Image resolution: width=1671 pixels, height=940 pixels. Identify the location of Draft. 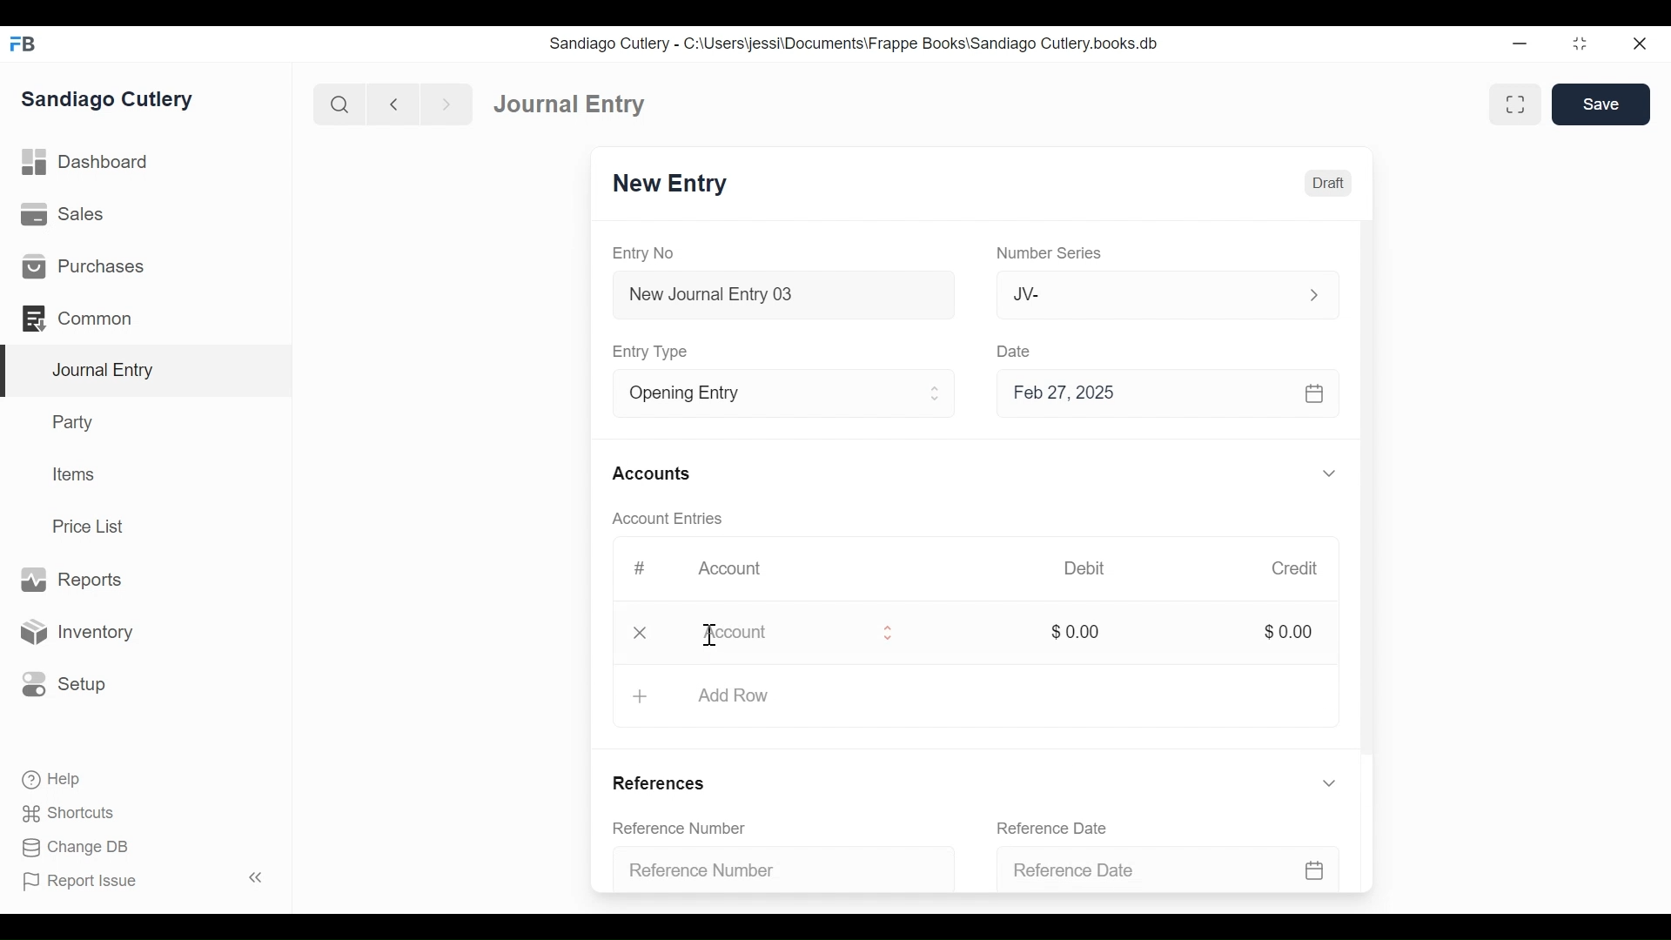
(1326, 185).